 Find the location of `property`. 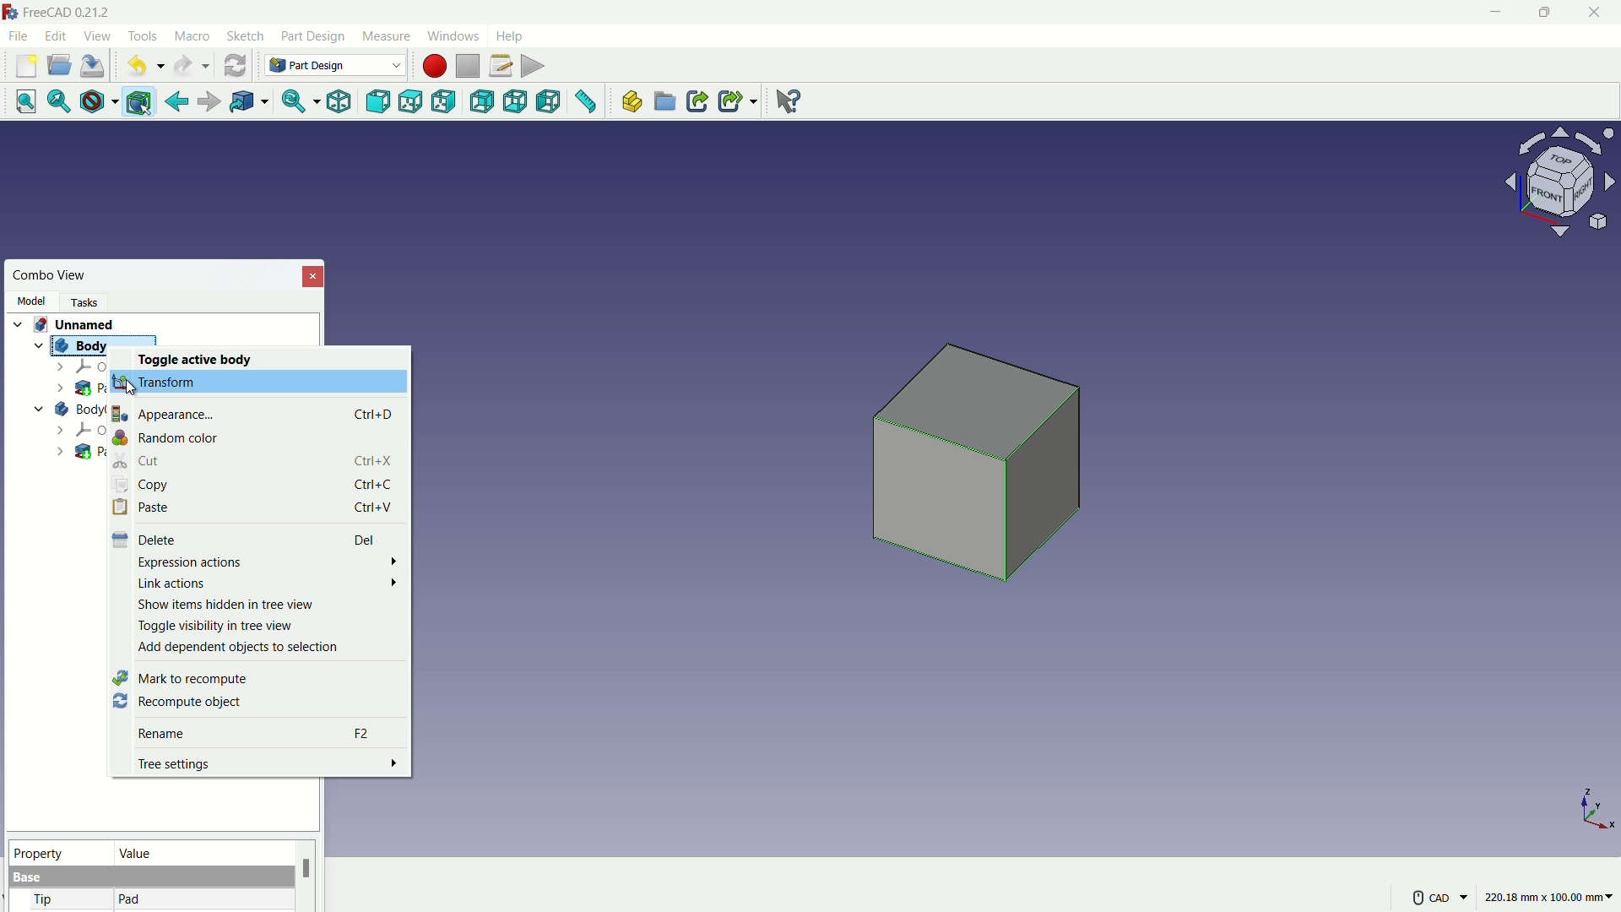

property is located at coordinates (58, 851).